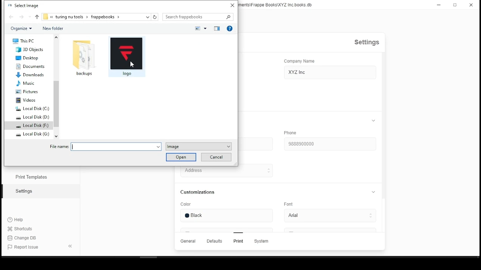 The height and width of the screenshot is (270, 481). I want to click on Maximize, so click(456, 5).